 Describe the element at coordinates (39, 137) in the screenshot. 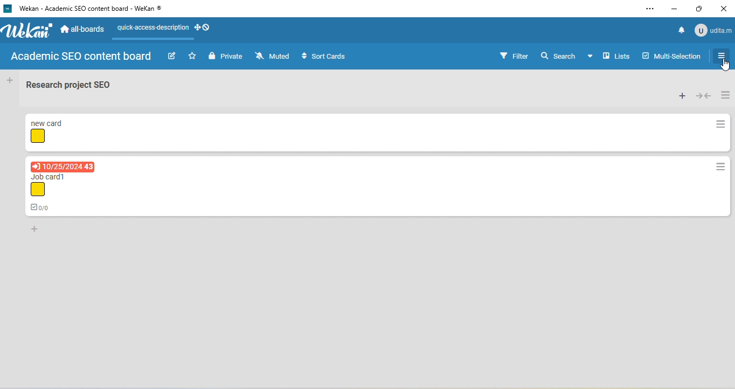

I see `yellow shape` at that location.